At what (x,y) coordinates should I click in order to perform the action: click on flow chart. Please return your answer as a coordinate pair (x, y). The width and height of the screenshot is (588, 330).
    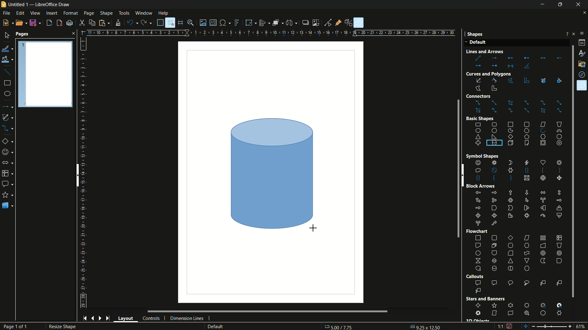
    Looking at the image, I should click on (9, 173).